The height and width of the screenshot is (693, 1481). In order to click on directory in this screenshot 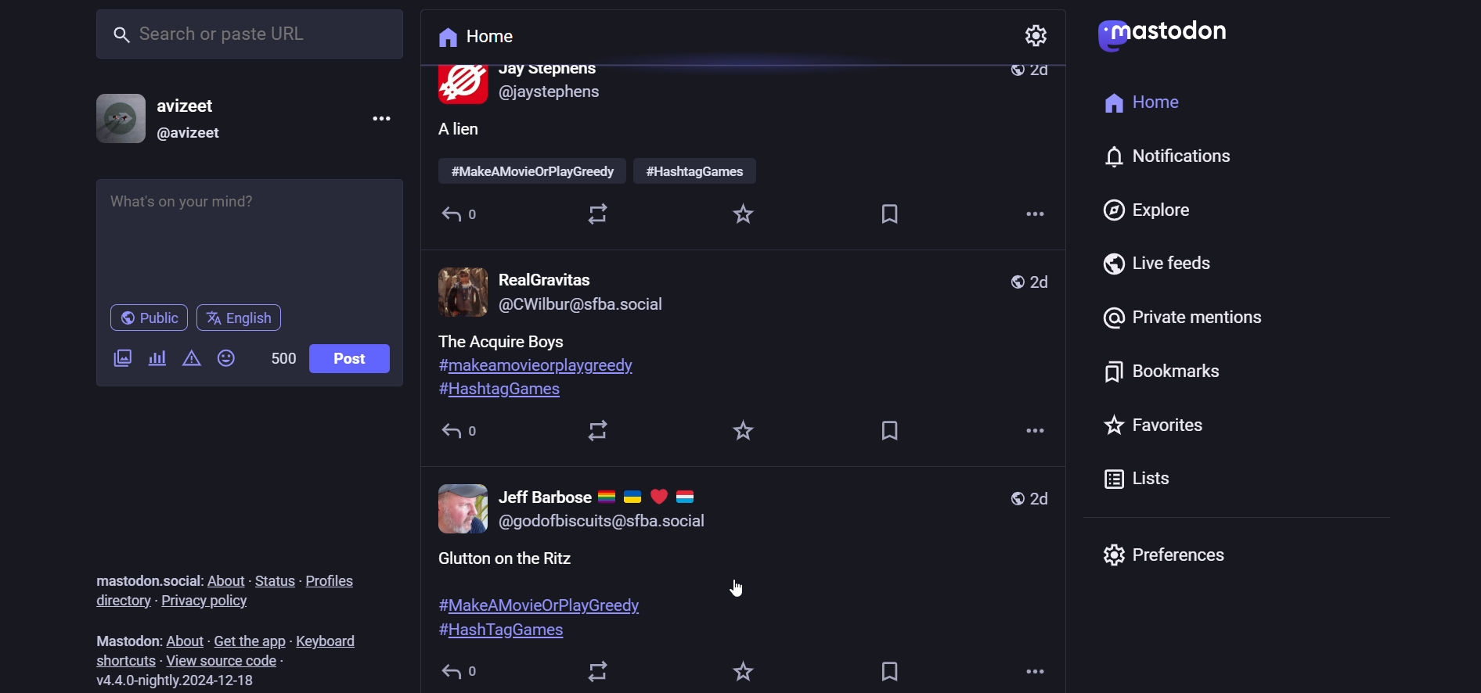, I will do `click(117, 601)`.